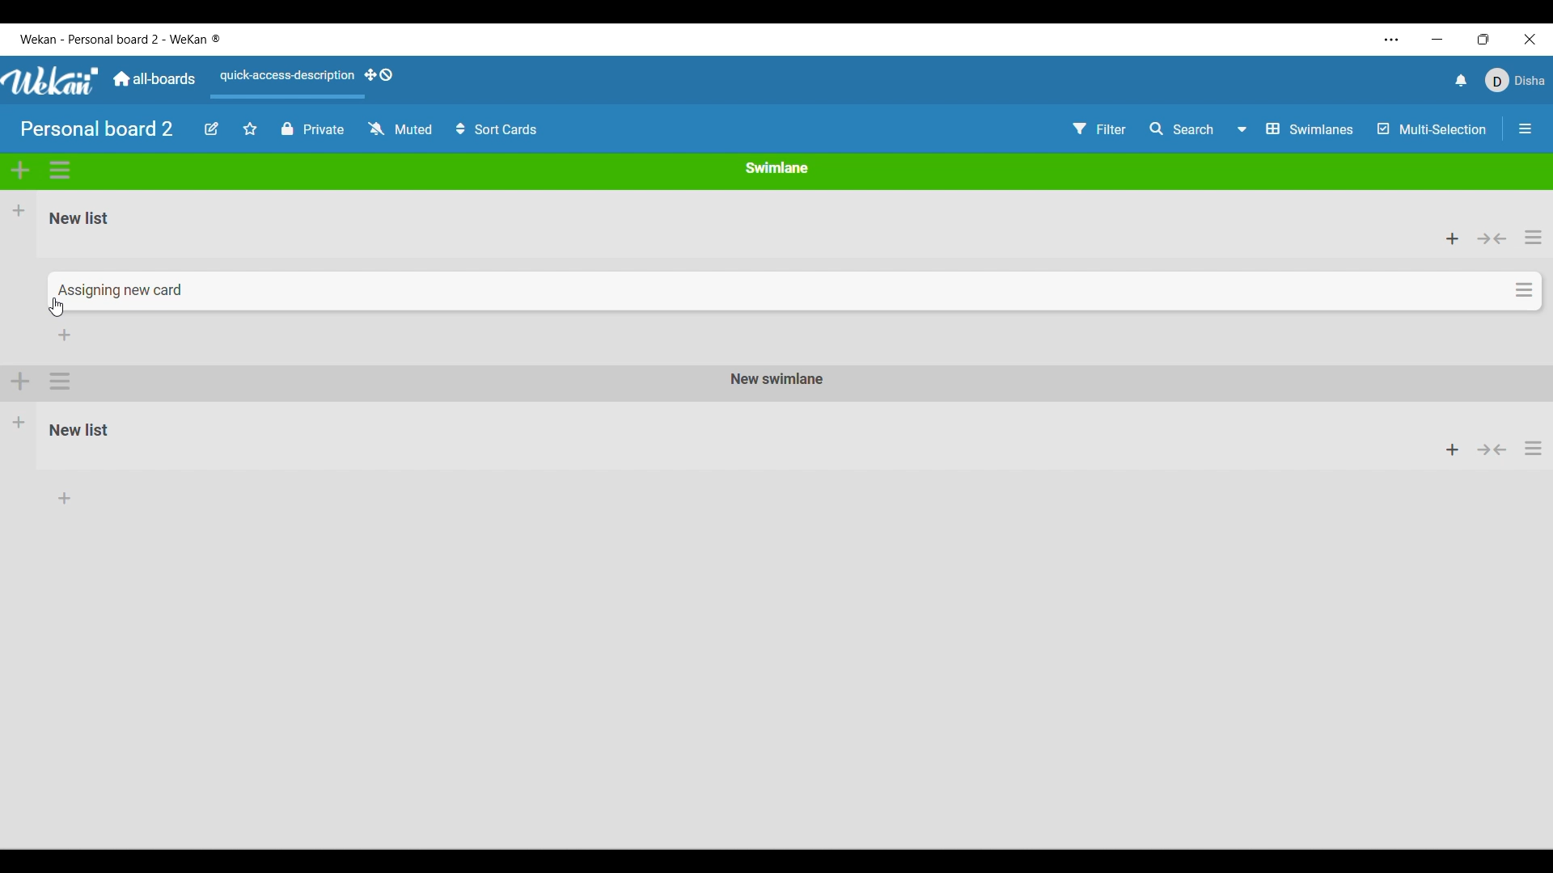 This screenshot has width=1553, height=873. Describe the element at coordinates (1483, 40) in the screenshot. I see `Show interface in a smaller tab` at that location.